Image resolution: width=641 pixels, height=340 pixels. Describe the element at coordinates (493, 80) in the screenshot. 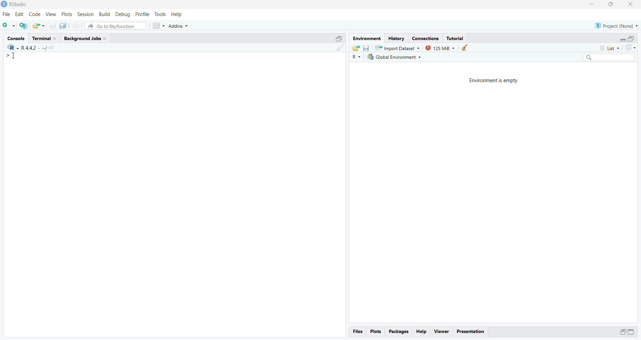

I see `Environment is empty` at that location.